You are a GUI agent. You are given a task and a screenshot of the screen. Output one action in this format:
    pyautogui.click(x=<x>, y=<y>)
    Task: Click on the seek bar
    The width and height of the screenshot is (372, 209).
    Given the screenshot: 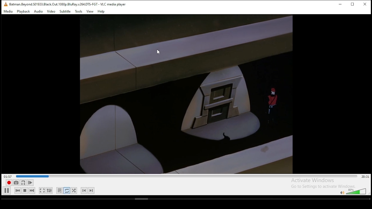 What is the action you would take?
    pyautogui.click(x=187, y=176)
    